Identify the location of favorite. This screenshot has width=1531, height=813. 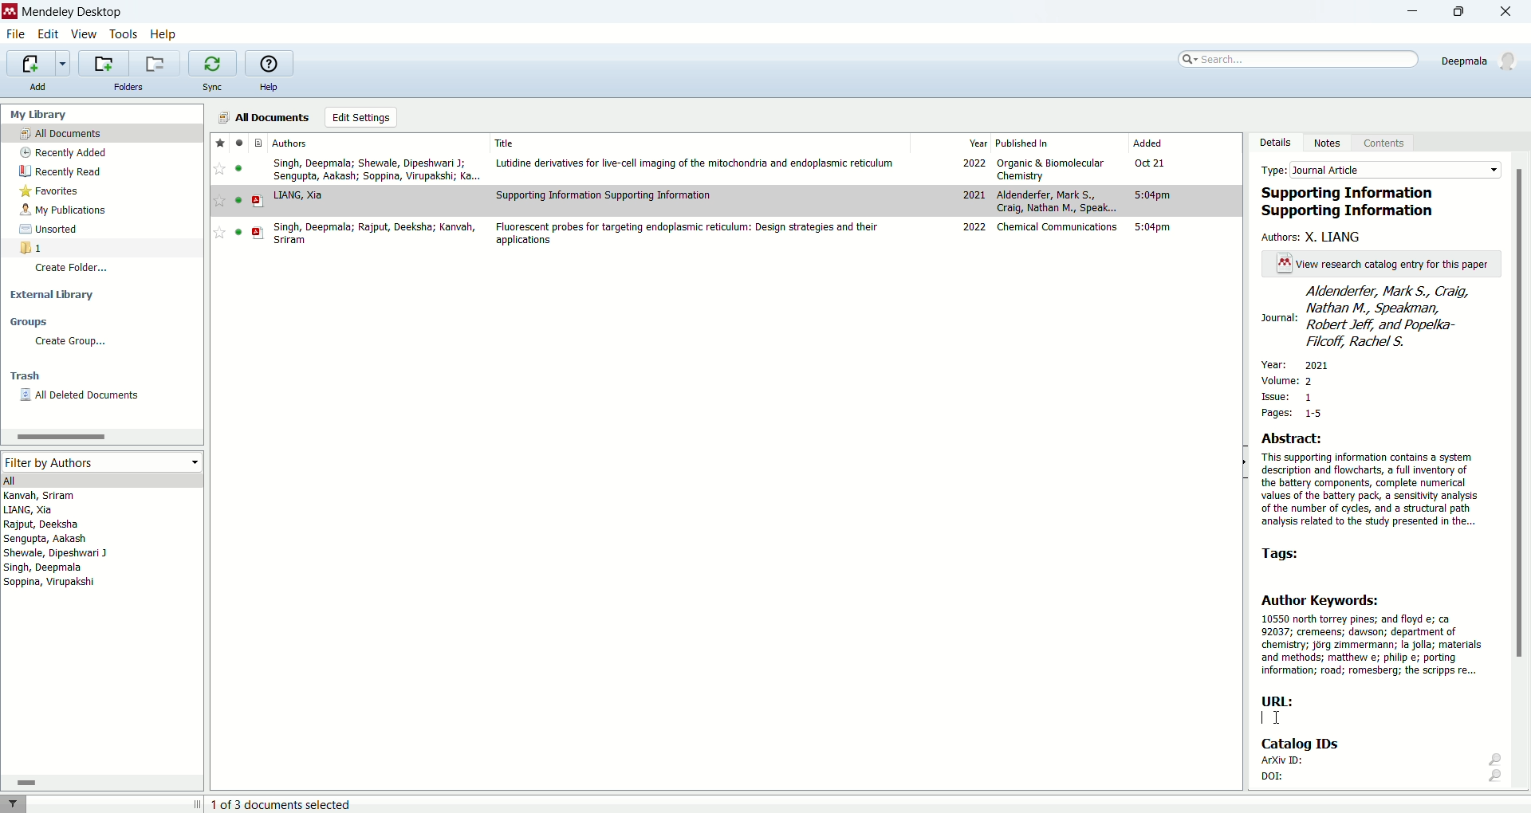
(218, 168).